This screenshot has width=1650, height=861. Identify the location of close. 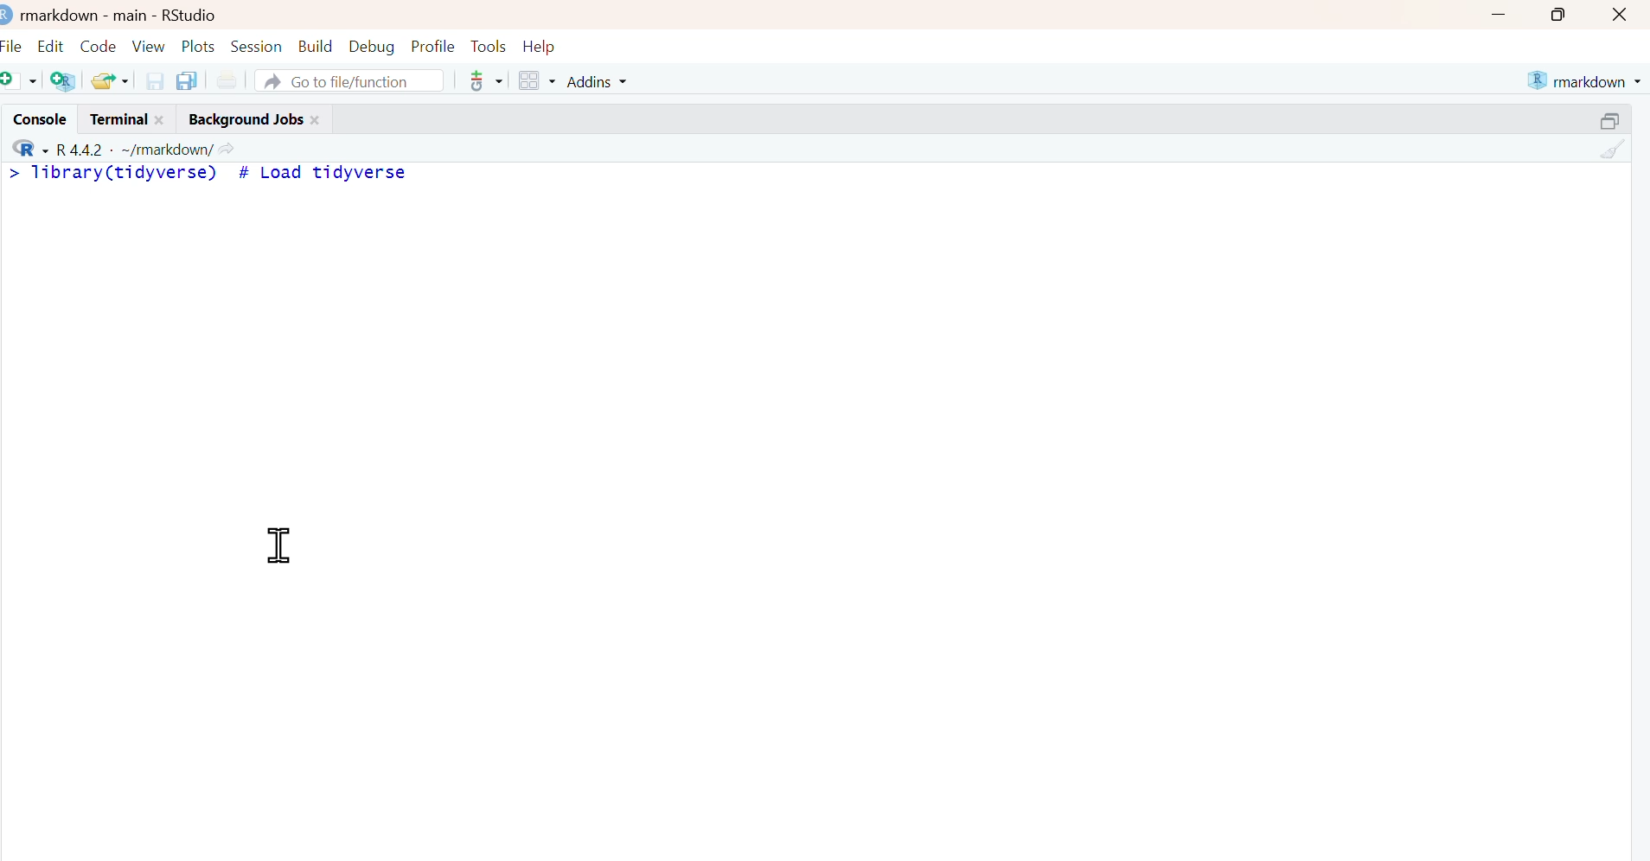
(1623, 14).